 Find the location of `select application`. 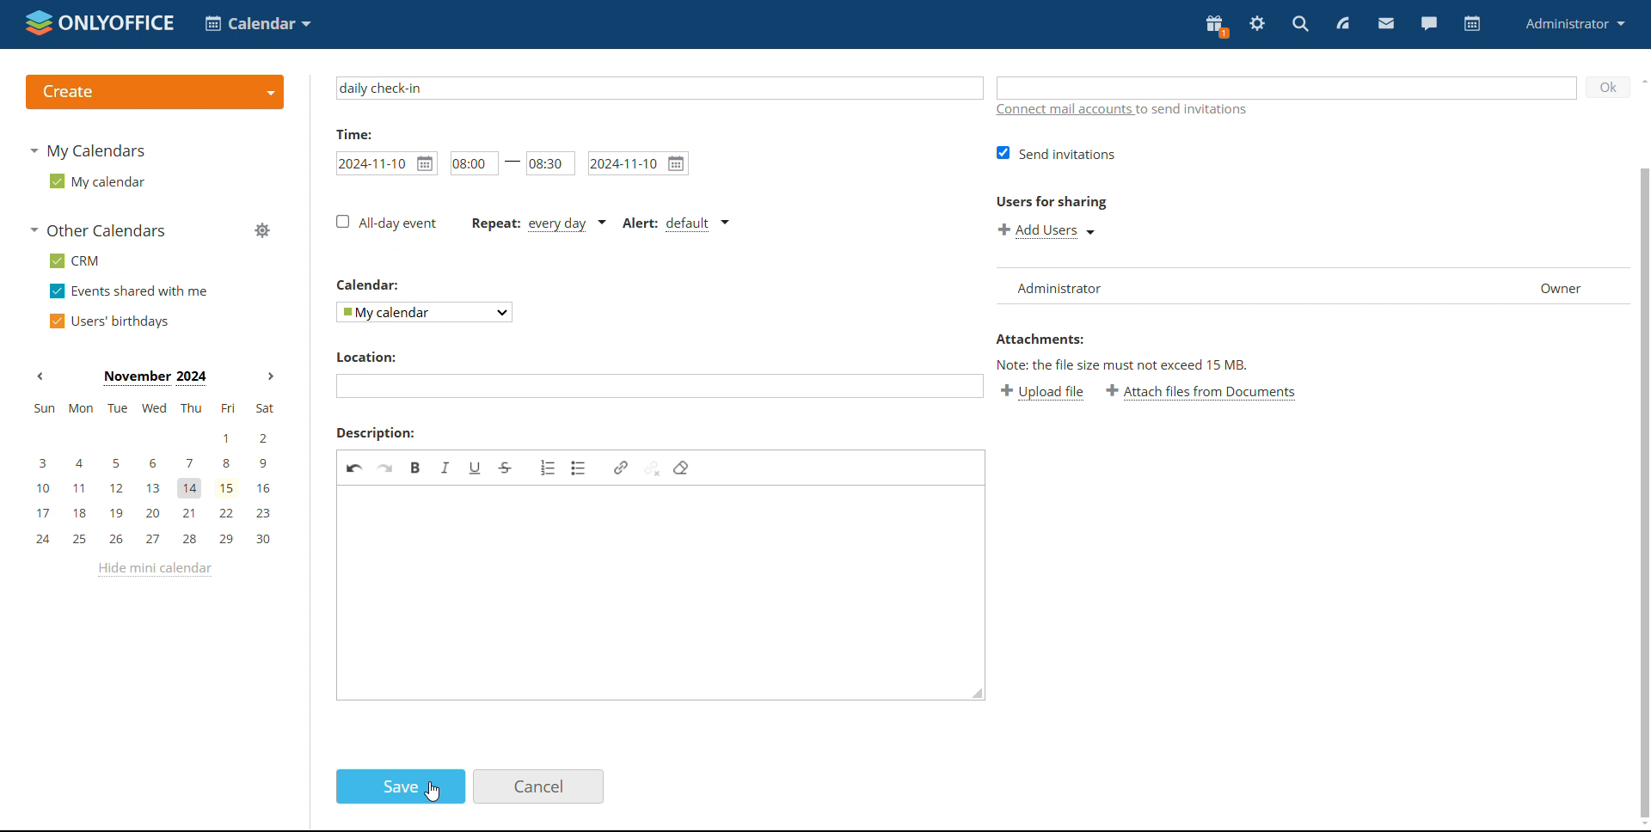

select application is located at coordinates (258, 24).